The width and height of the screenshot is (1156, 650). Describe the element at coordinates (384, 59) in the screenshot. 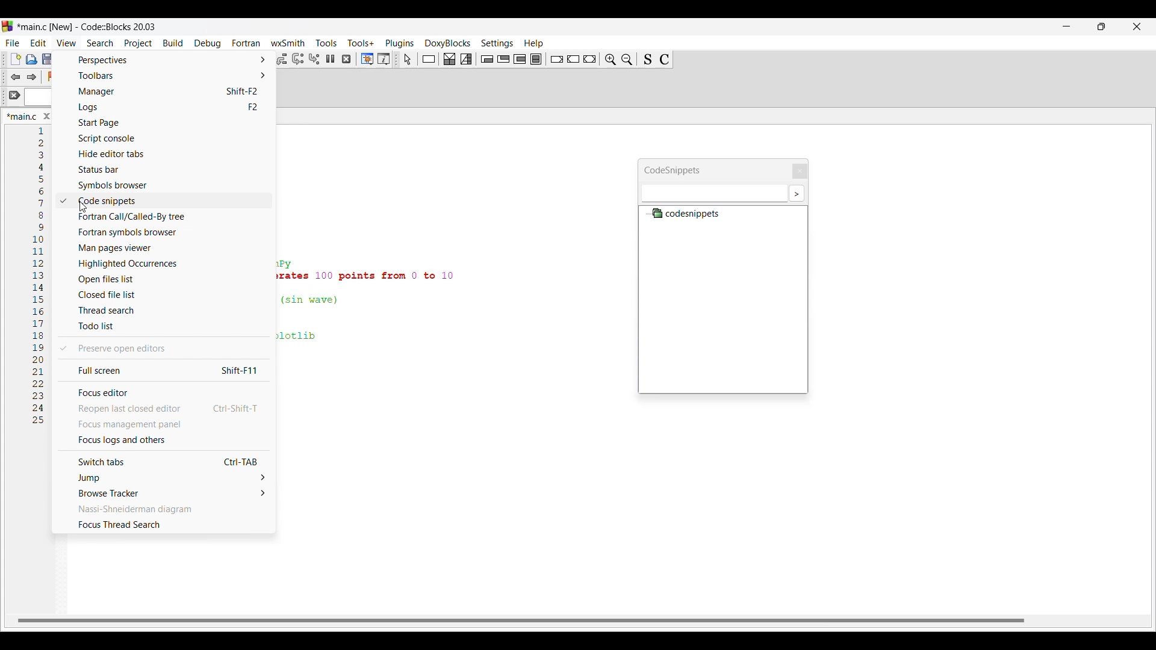

I see `Various info` at that location.